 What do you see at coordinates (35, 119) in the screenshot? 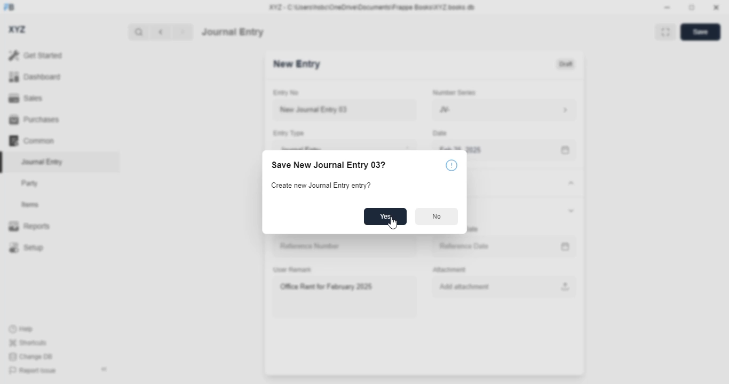
I see `purchases` at bounding box center [35, 119].